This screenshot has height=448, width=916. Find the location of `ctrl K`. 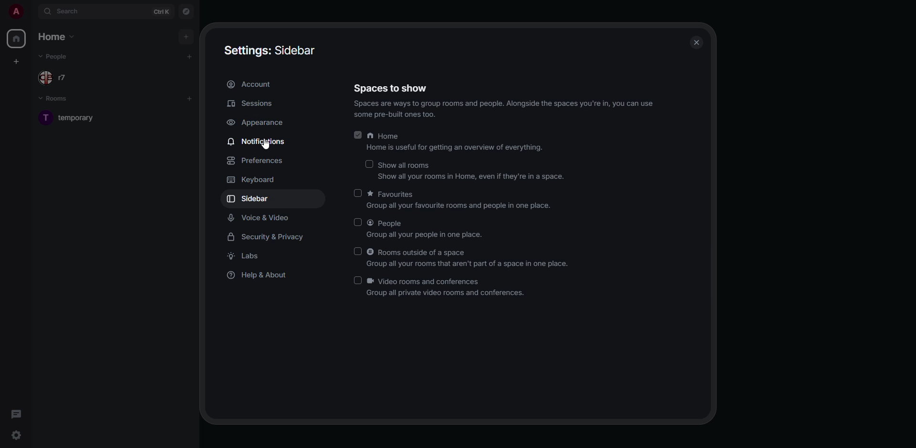

ctrl K is located at coordinates (161, 11).